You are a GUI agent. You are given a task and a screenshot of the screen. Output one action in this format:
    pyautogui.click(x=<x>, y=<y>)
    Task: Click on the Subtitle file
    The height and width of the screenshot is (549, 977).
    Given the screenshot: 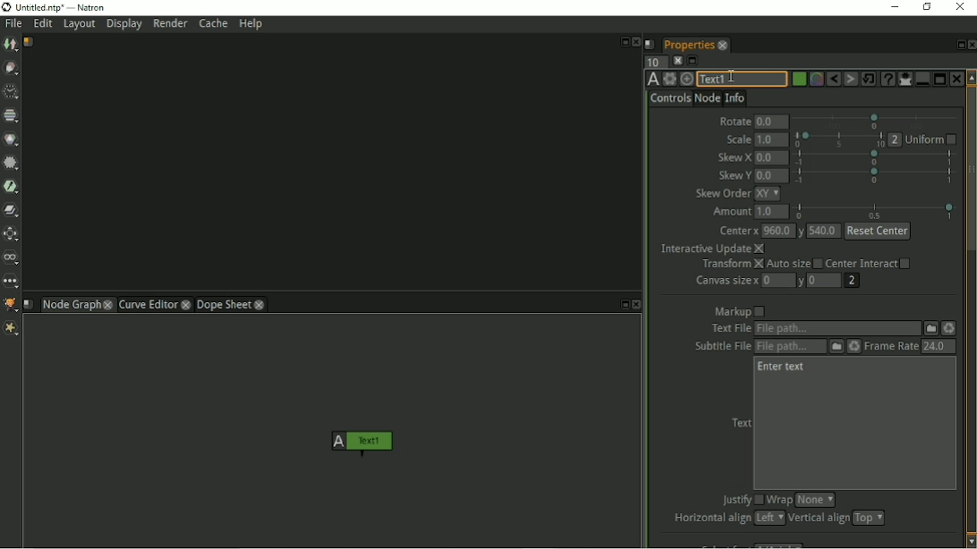 What is the action you would take?
    pyautogui.click(x=718, y=347)
    